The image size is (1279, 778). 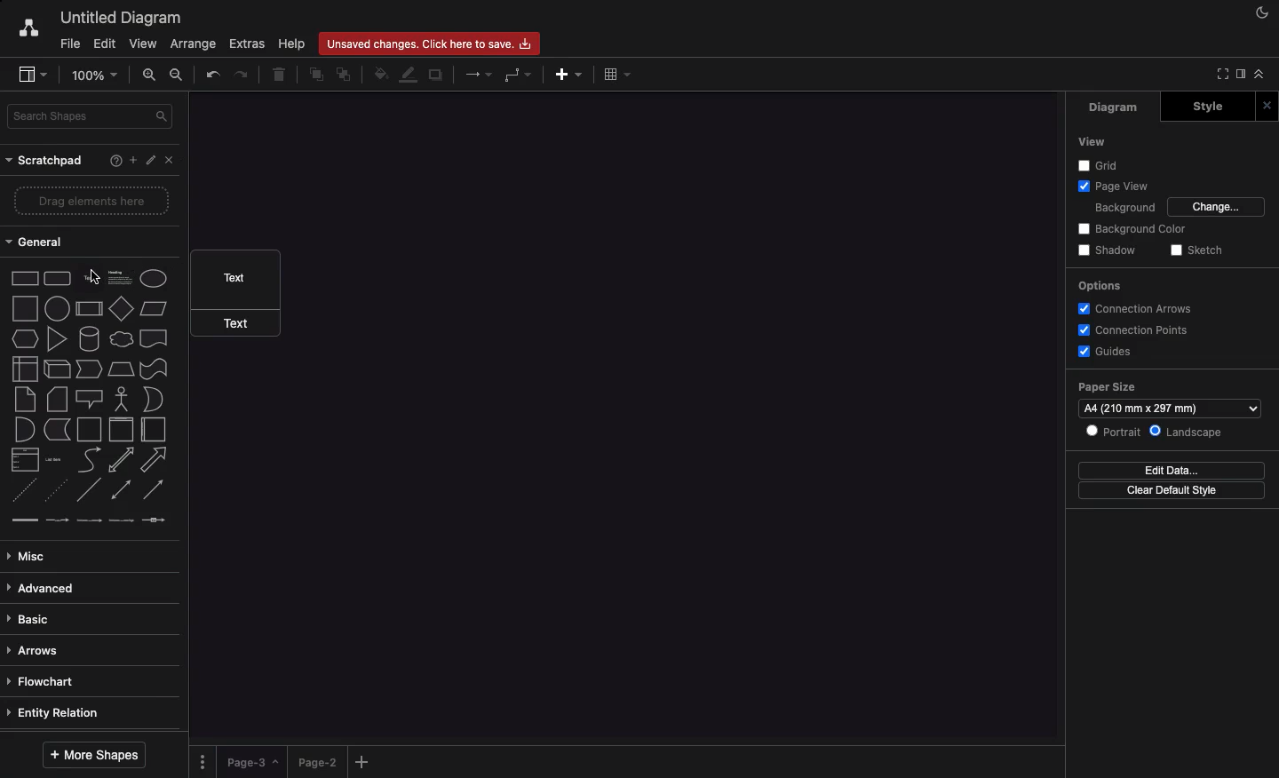 I want to click on Sketch, so click(x=1195, y=250).